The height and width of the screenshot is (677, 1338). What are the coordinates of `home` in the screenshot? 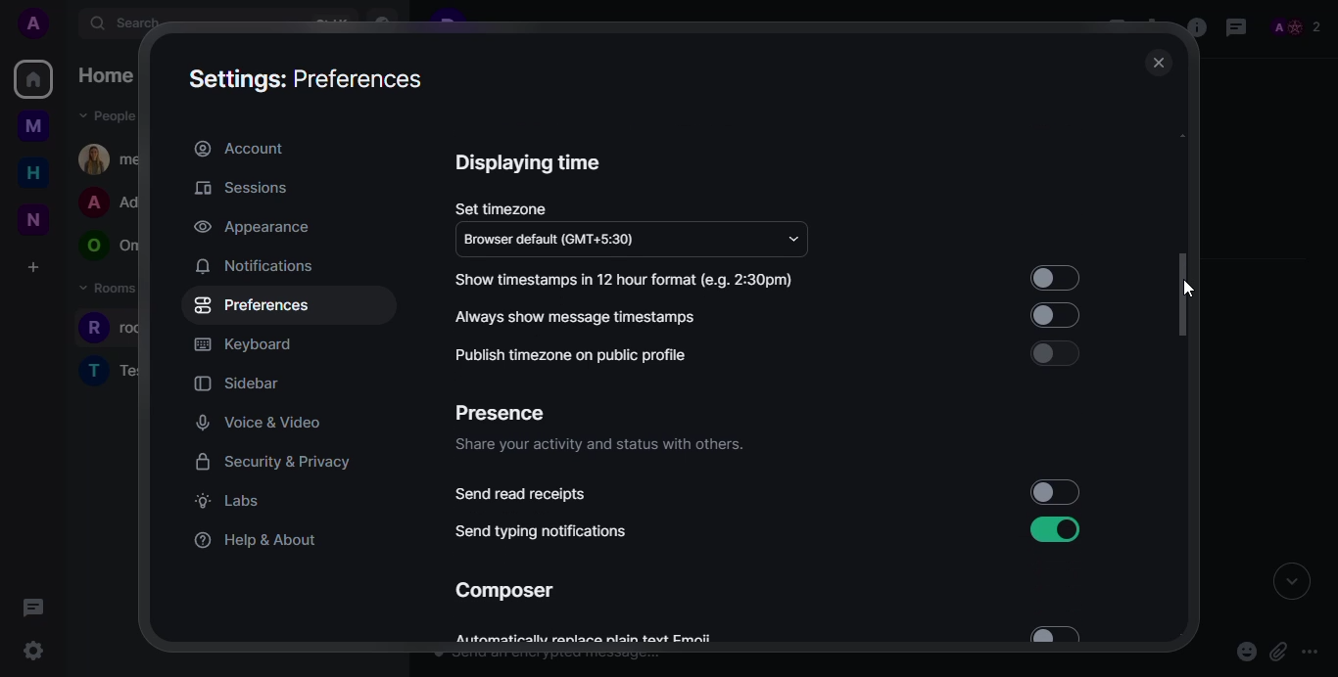 It's located at (111, 75).